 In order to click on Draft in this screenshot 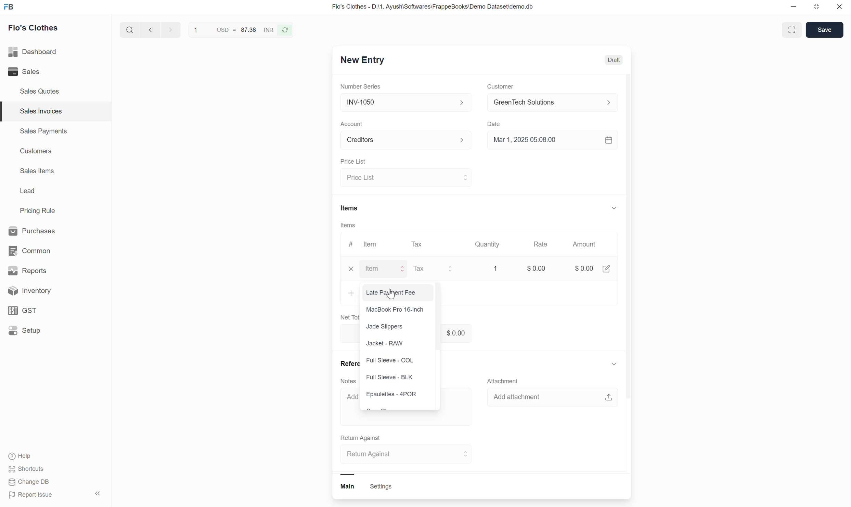, I will do `click(614, 60)`.